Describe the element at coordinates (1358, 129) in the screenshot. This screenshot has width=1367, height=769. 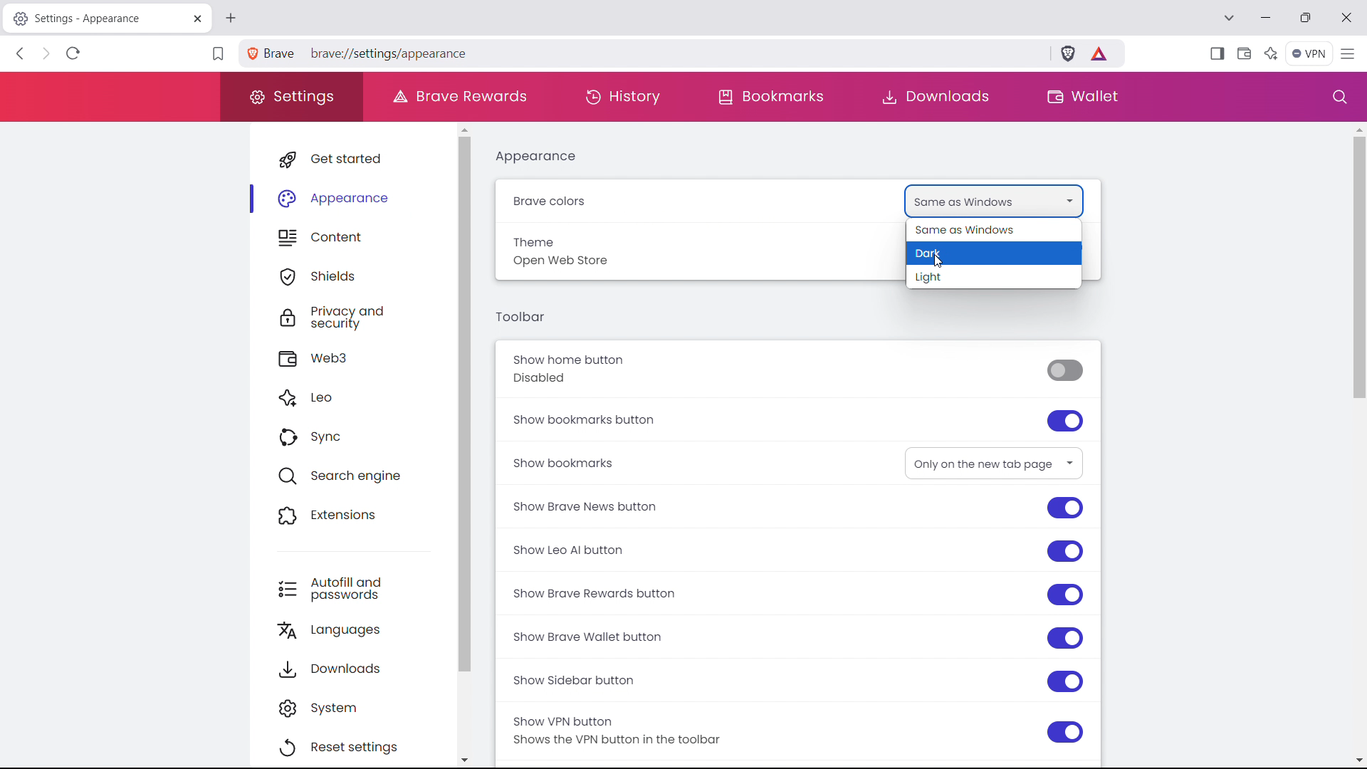
I see `scroll up` at that location.